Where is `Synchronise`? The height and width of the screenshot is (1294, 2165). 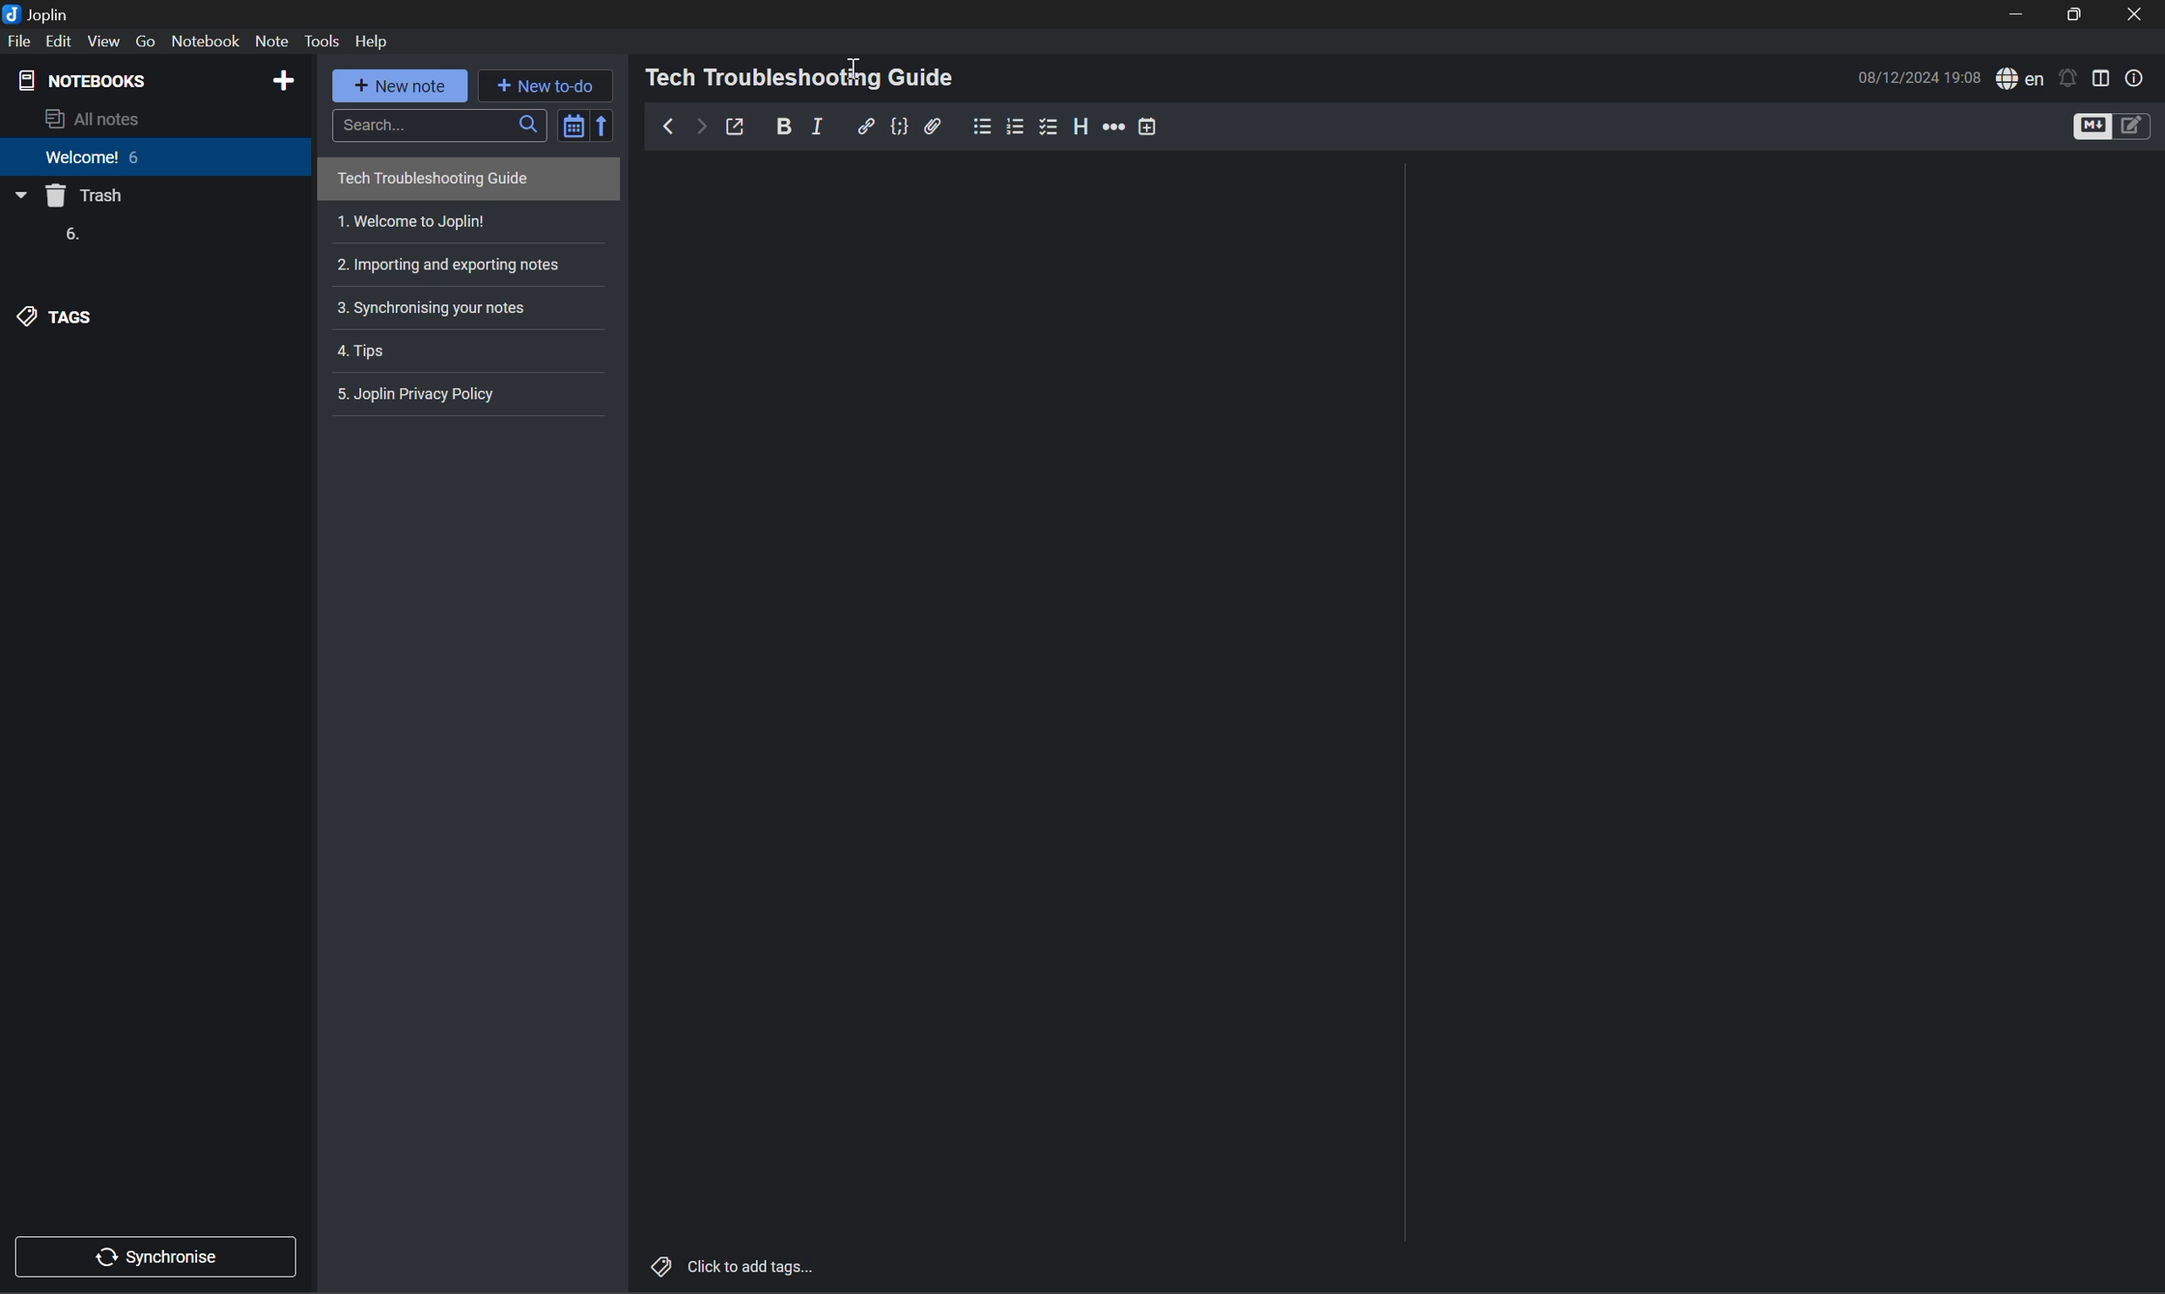 Synchronise is located at coordinates (162, 1254).